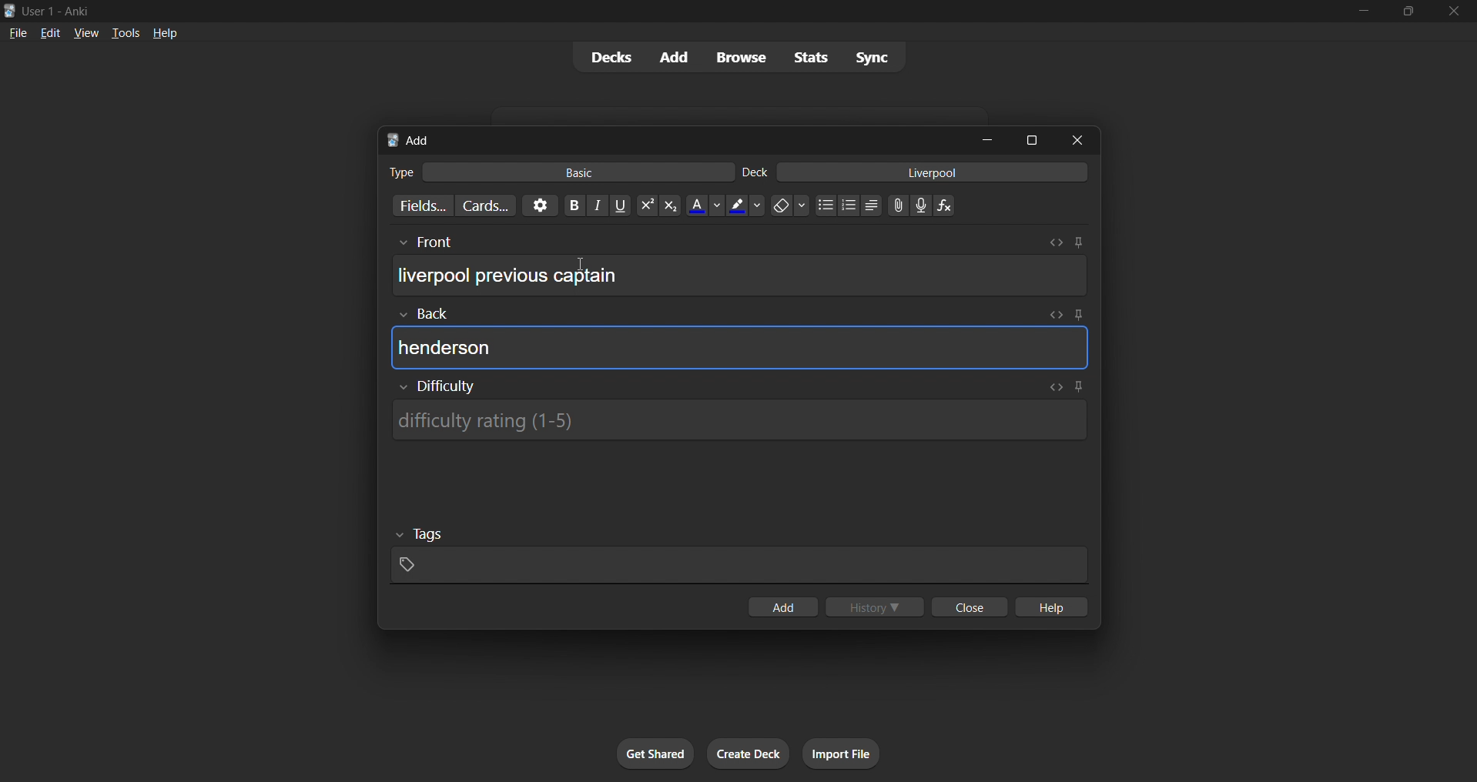 The image size is (1477, 782). I want to click on hlep, so click(1053, 608).